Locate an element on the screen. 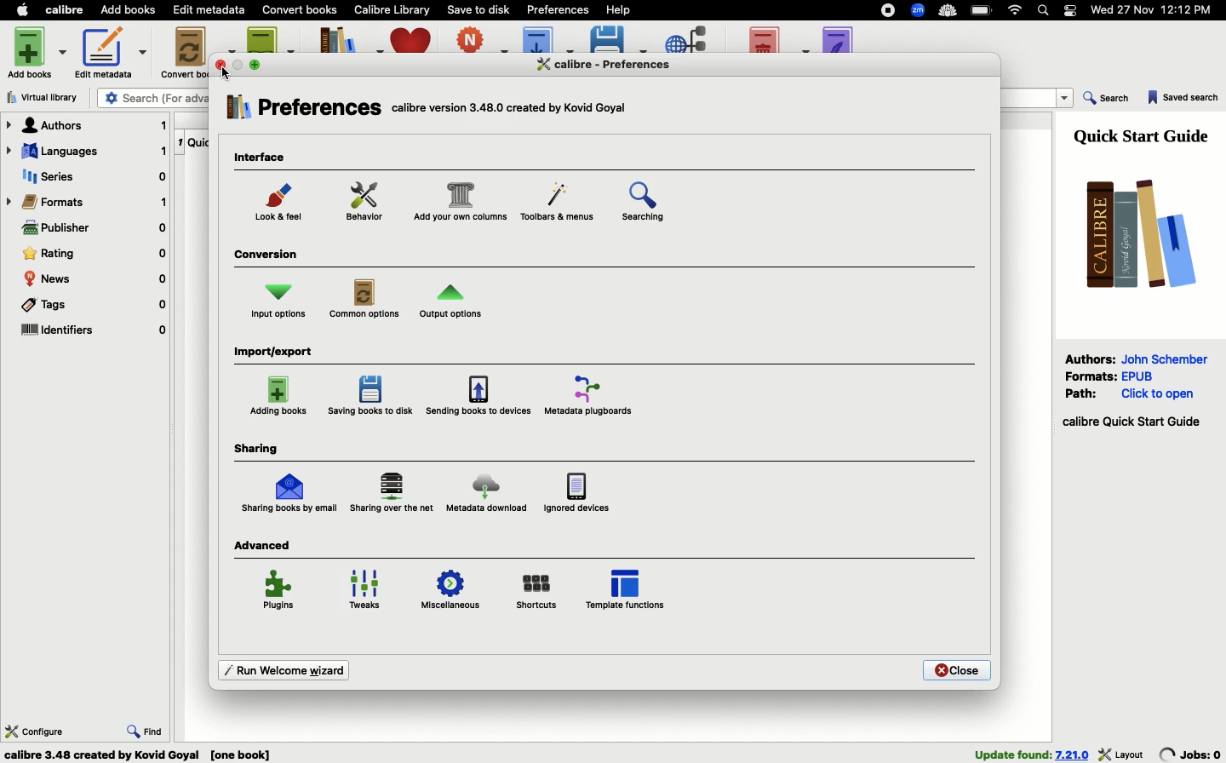 The height and width of the screenshot is (763, 1226). Ignored devices is located at coordinates (576, 491).